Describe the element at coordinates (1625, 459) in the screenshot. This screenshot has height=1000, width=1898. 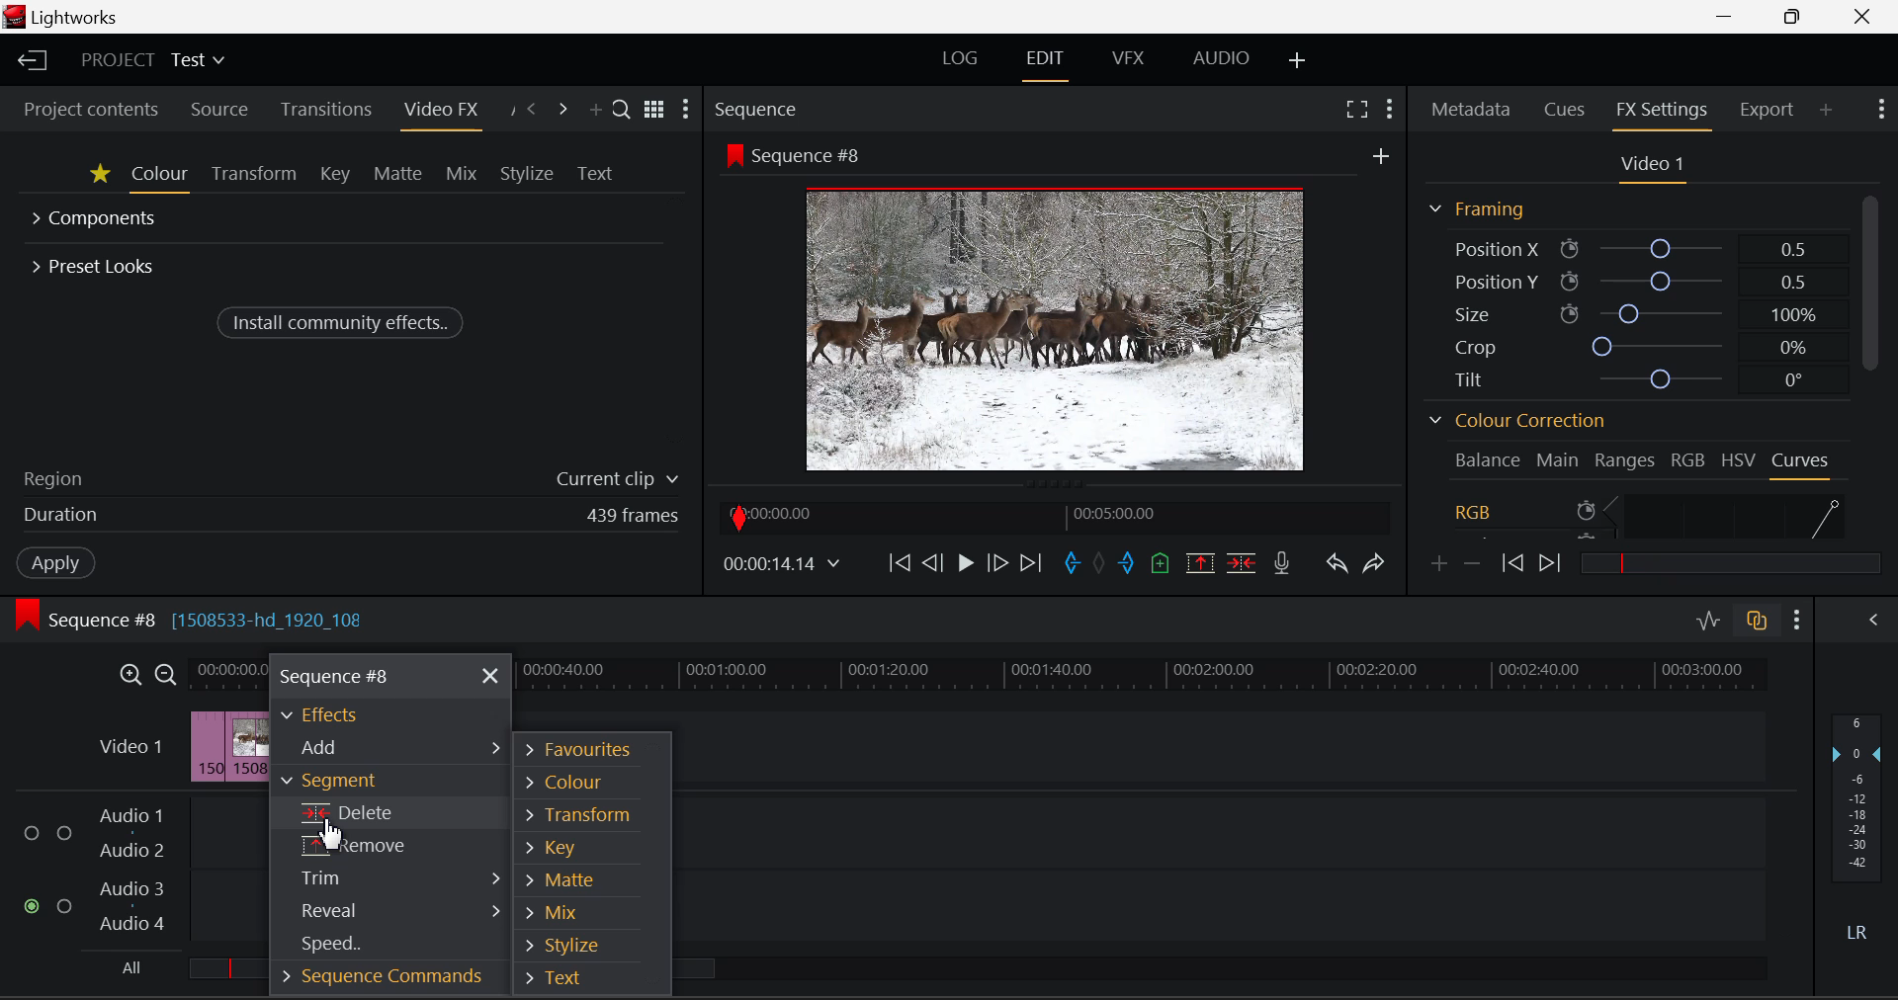
I see `Ranges` at that location.